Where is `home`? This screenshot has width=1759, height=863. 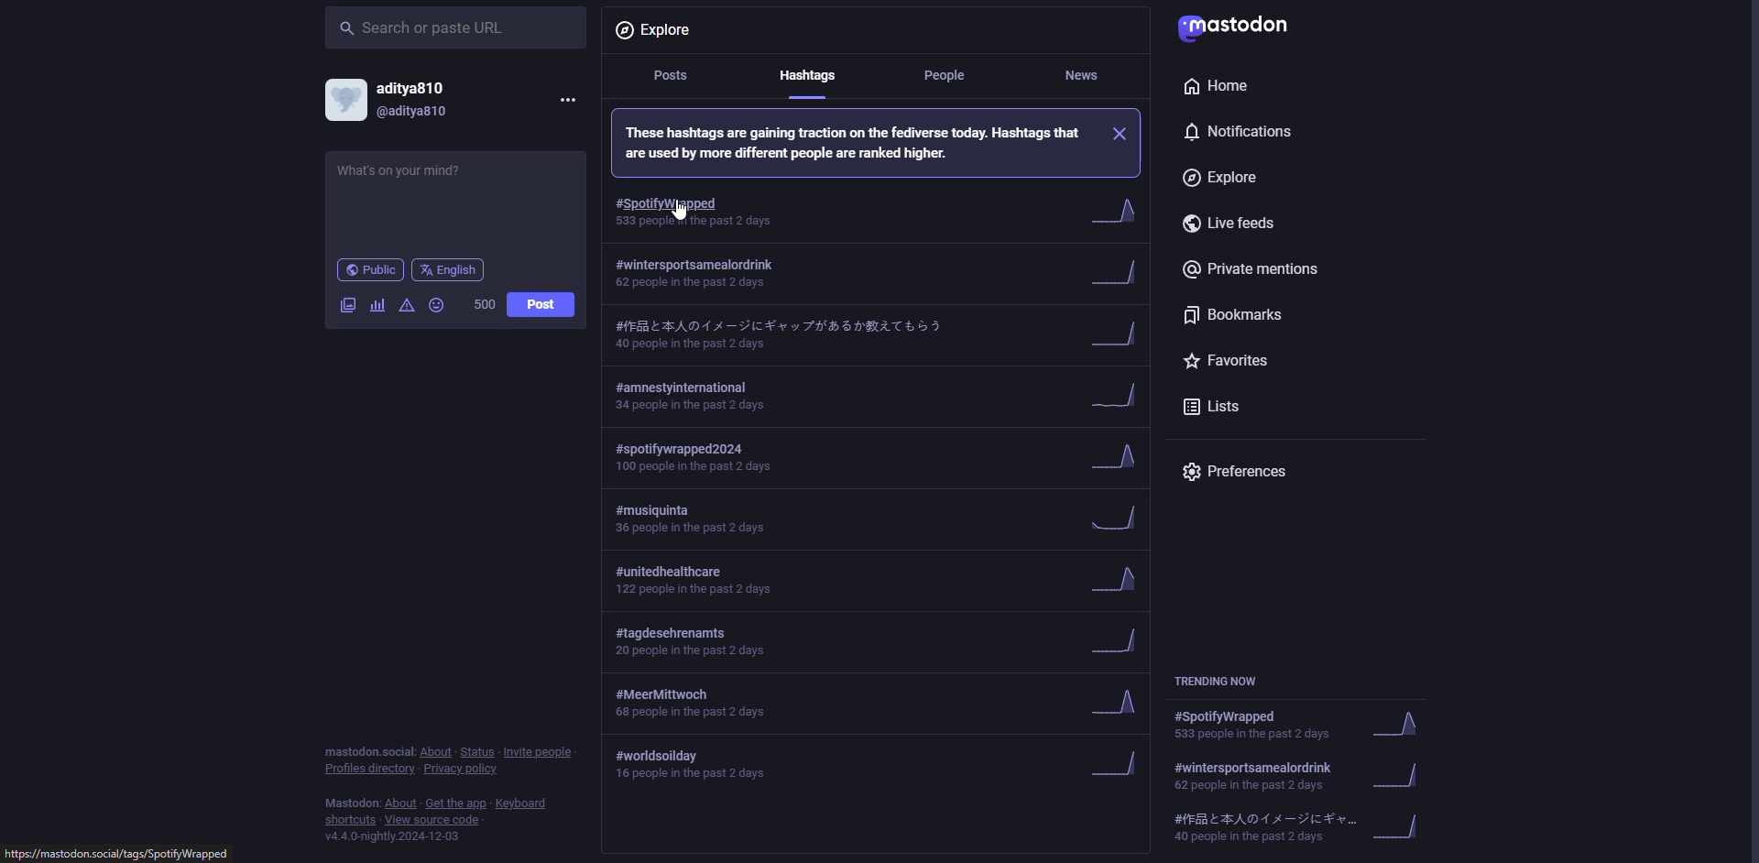
home is located at coordinates (1213, 86).